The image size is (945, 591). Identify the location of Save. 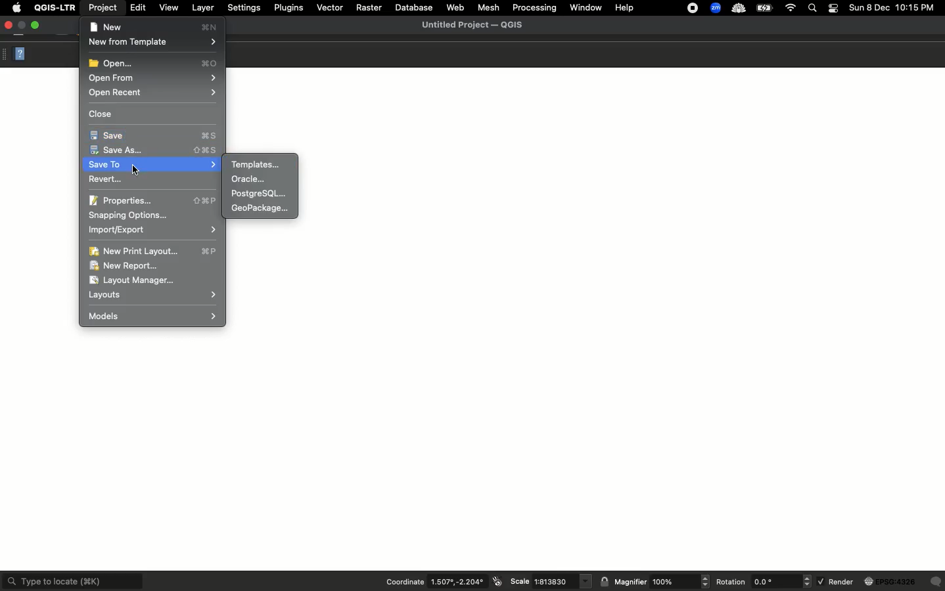
(154, 136).